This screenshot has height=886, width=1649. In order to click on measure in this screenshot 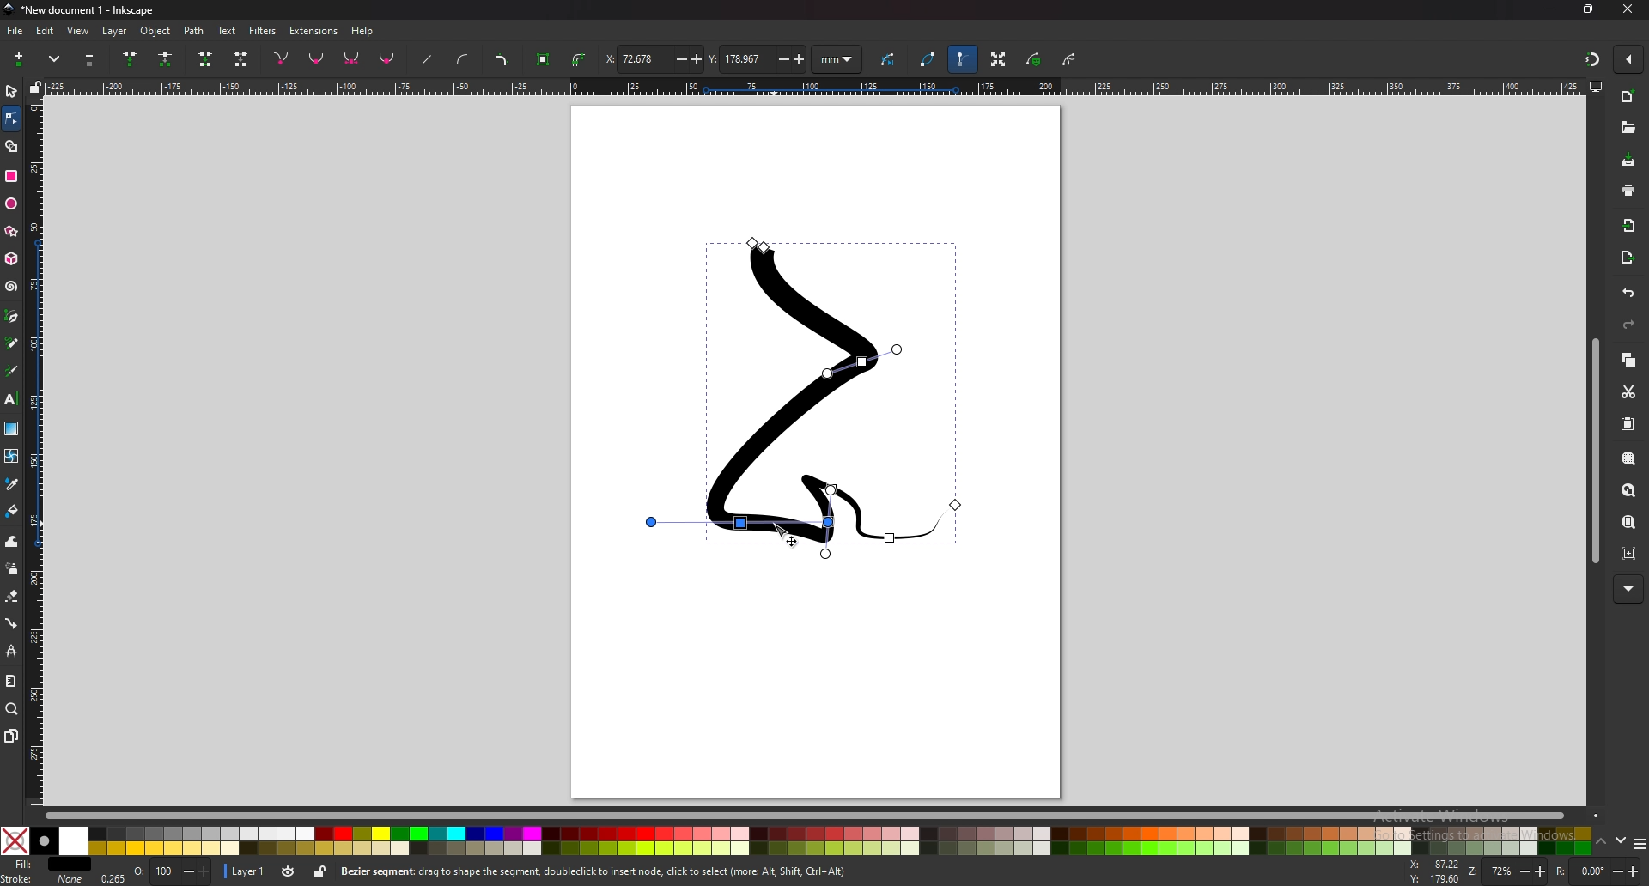, I will do `click(10, 682)`.